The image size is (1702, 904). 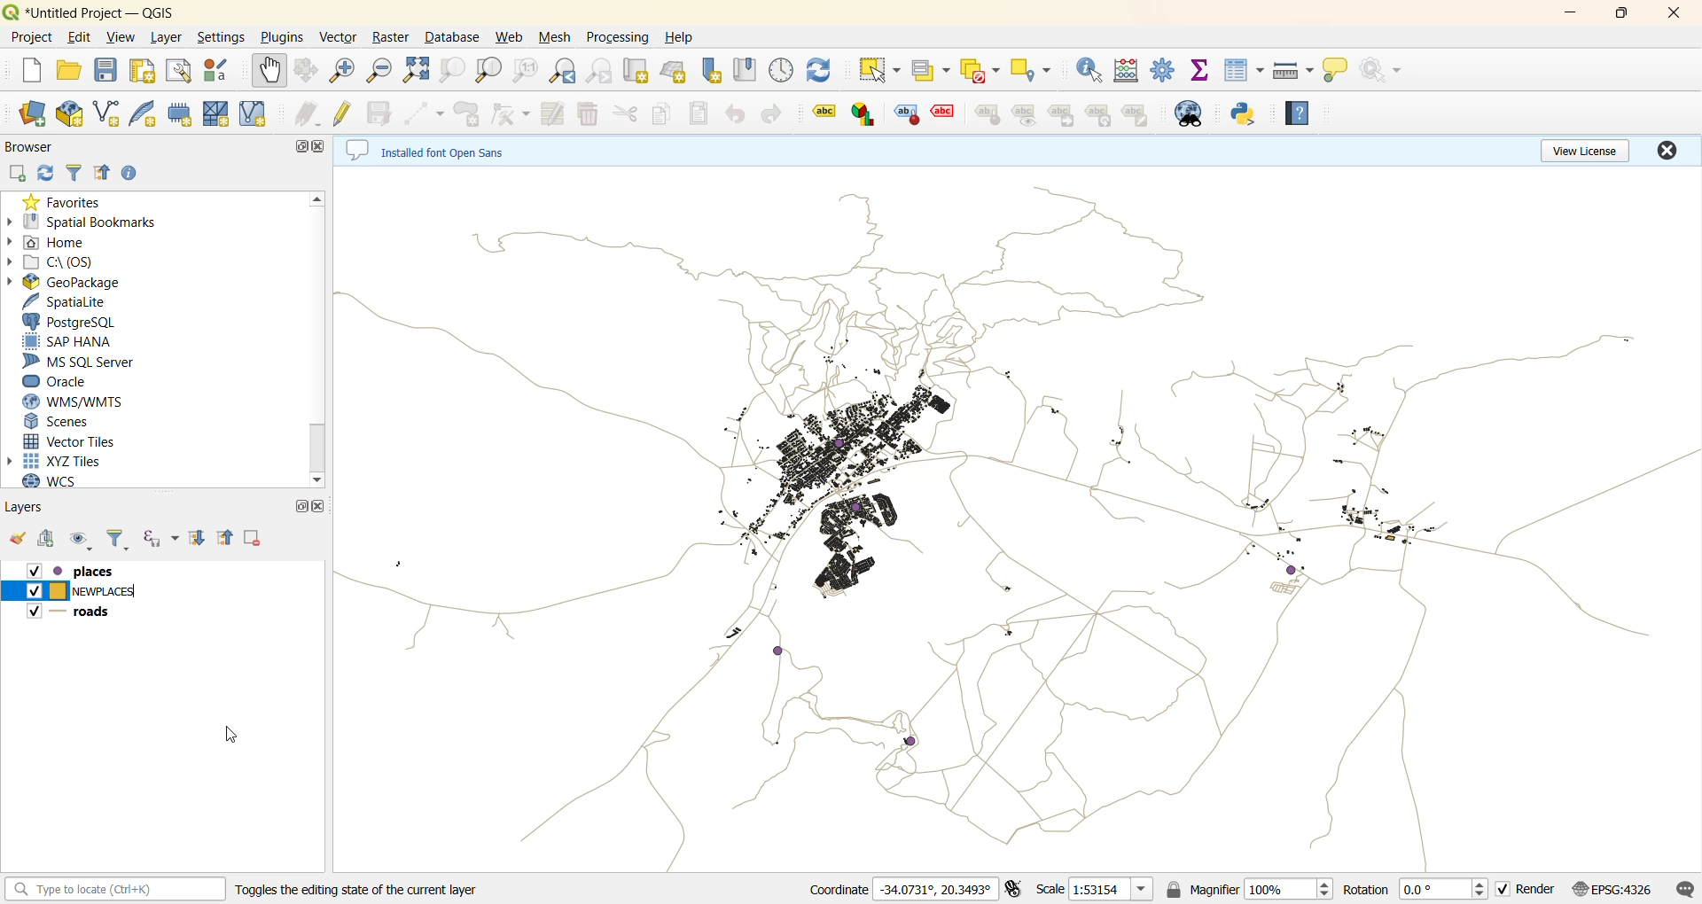 What do you see at coordinates (63, 240) in the screenshot?
I see `home` at bounding box center [63, 240].